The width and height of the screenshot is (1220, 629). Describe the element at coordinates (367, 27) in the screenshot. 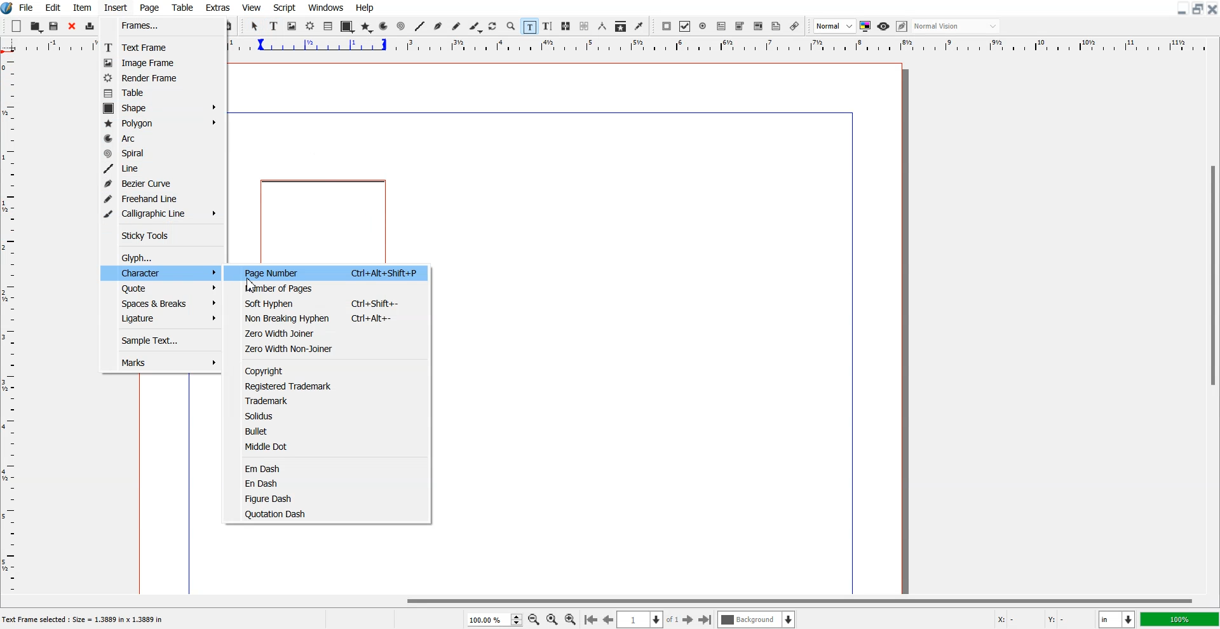

I see `Polygon` at that location.